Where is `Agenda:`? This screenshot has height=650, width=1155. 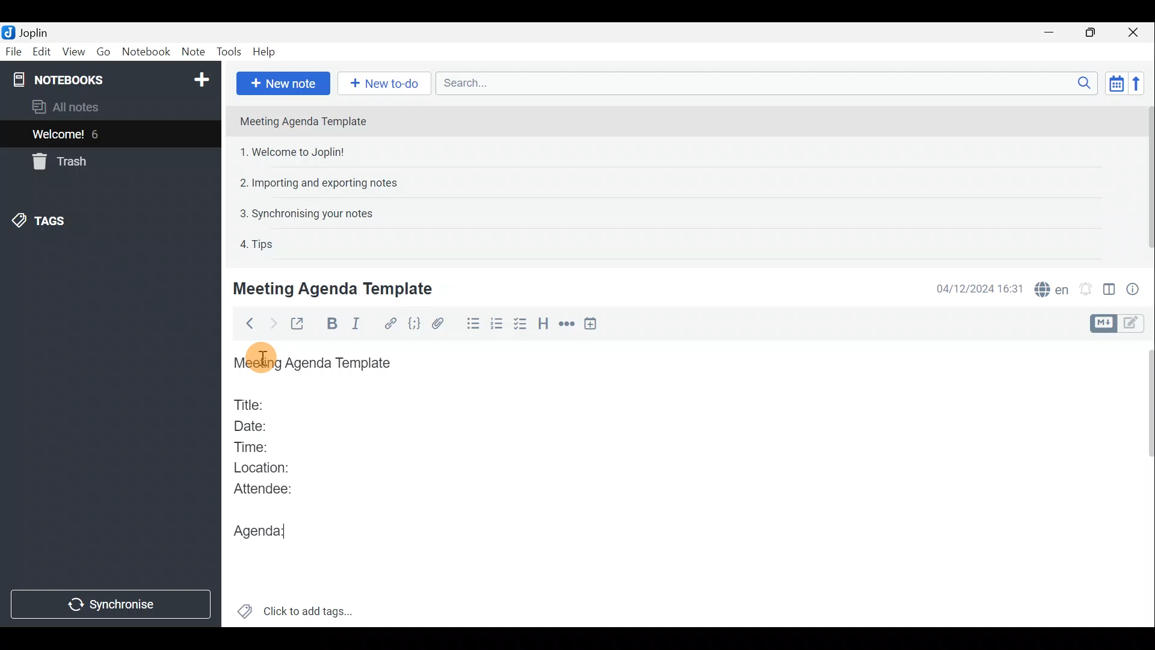 Agenda: is located at coordinates (269, 528).